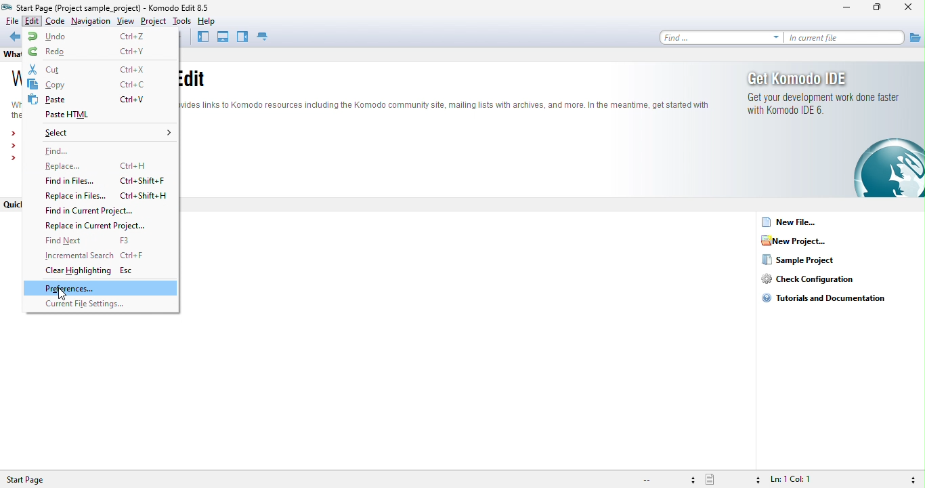 The width and height of the screenshot is (925, 488). What do you see at coordinates (11, 21) in the screenshot?
I see `file` at bounding box center [11, 21].